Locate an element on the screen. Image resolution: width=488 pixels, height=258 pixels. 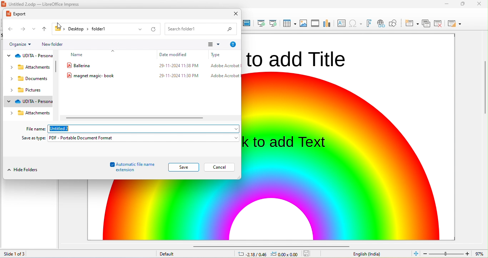
drop down is located at coordinates (9, 67).